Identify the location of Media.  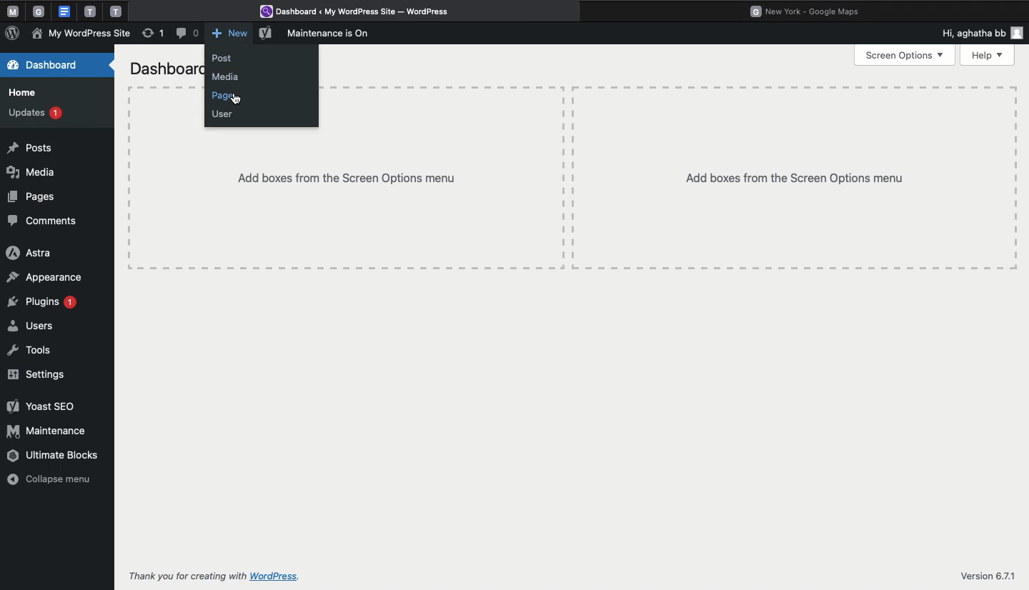
(227, 77).